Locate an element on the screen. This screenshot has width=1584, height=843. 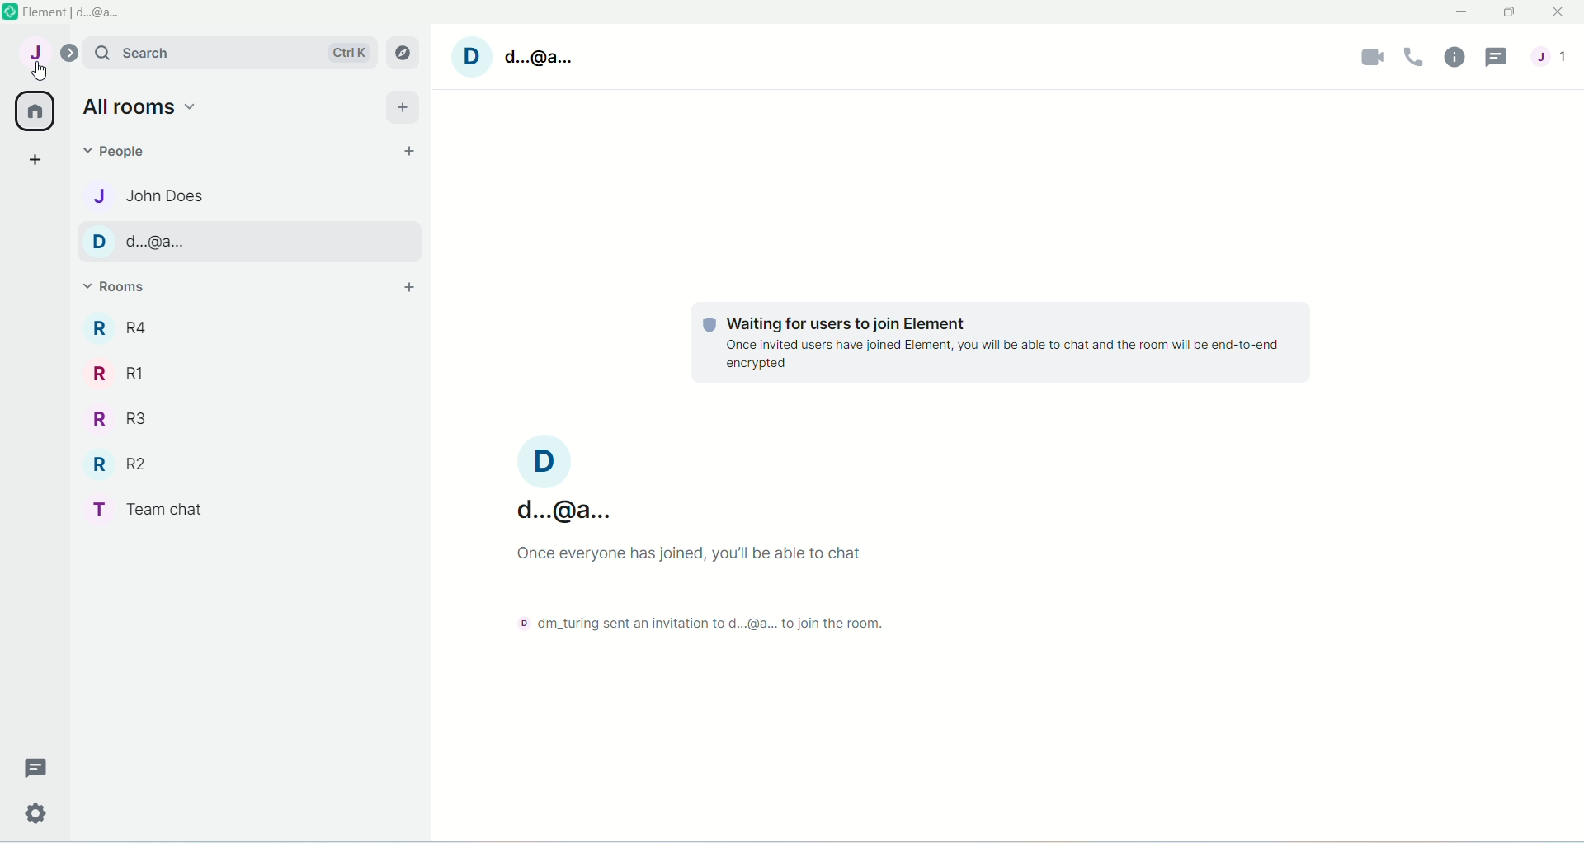
once everyone has joined,you'll be able to chat is located at coordinates (680, 555).